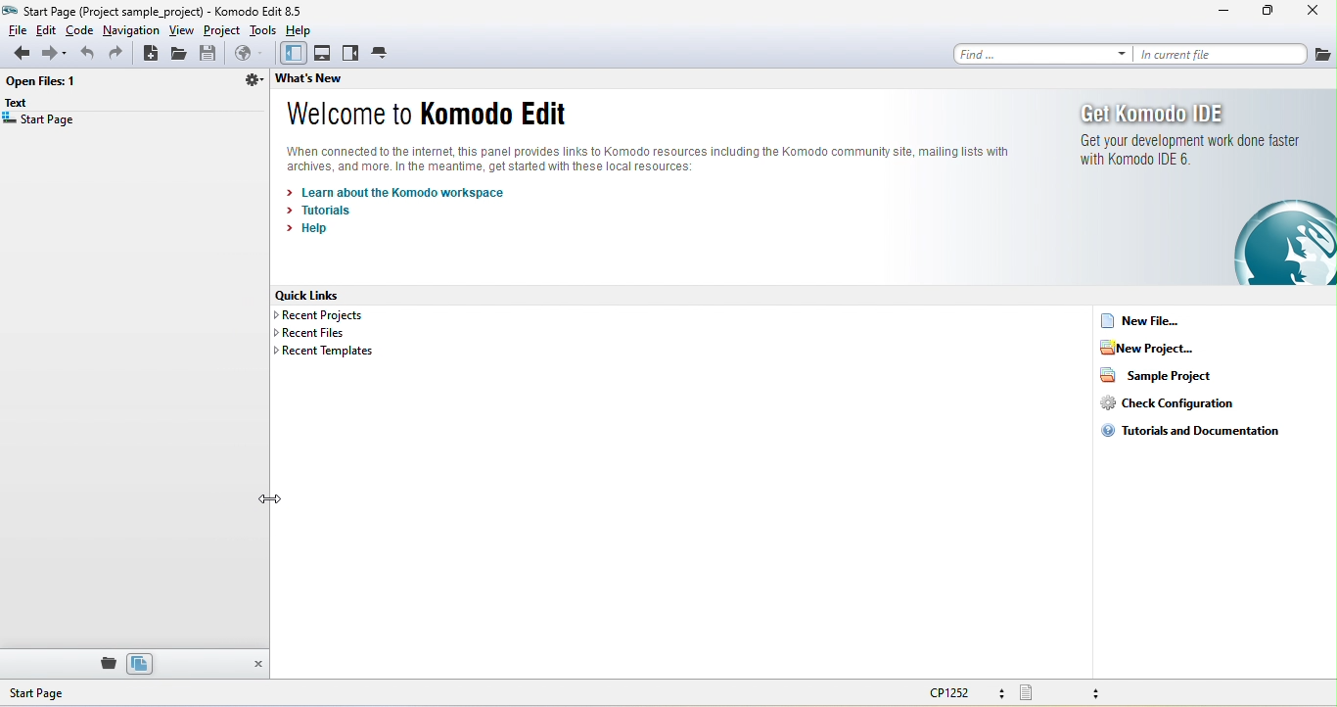 This screenshot has width=1337, height=707. Describe the element at coordinates (1074, 692) in the screenshot. I see `file type` at that location.